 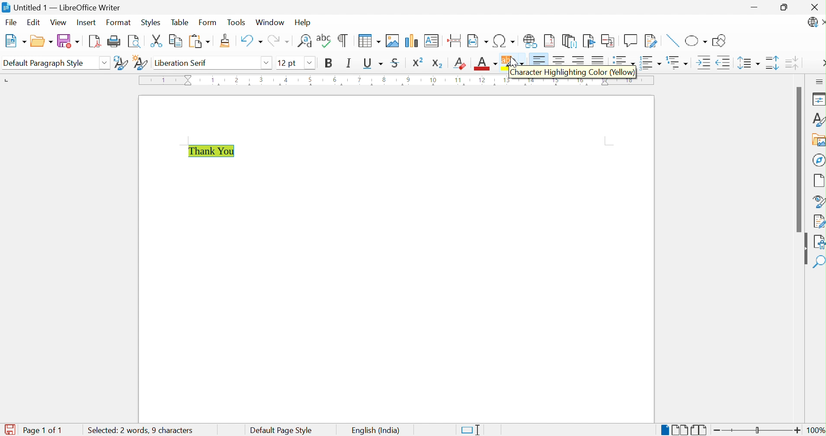 I want to click on New Style from Selection, so click(x=140, y=62).